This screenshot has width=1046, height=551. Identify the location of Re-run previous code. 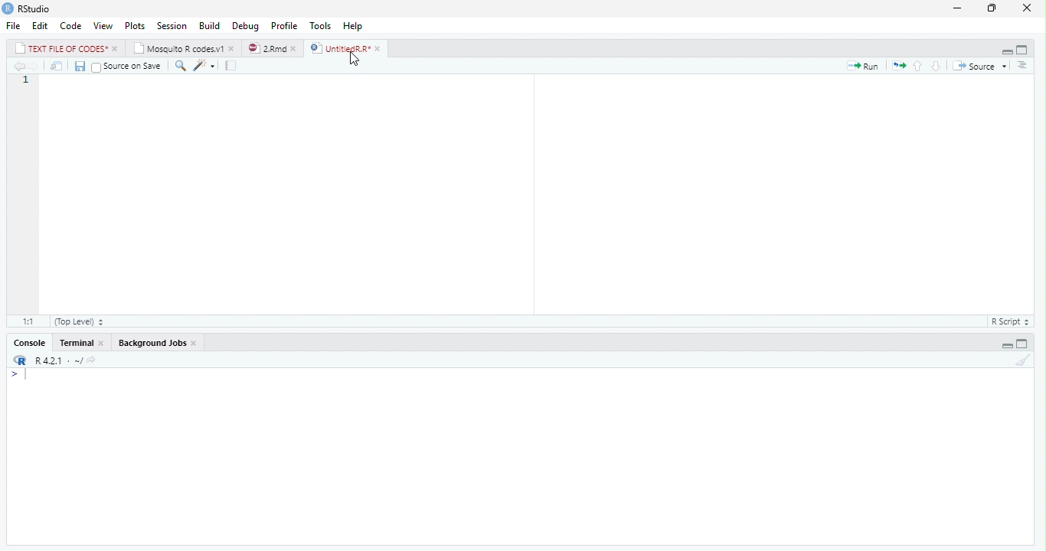
(898, 65).